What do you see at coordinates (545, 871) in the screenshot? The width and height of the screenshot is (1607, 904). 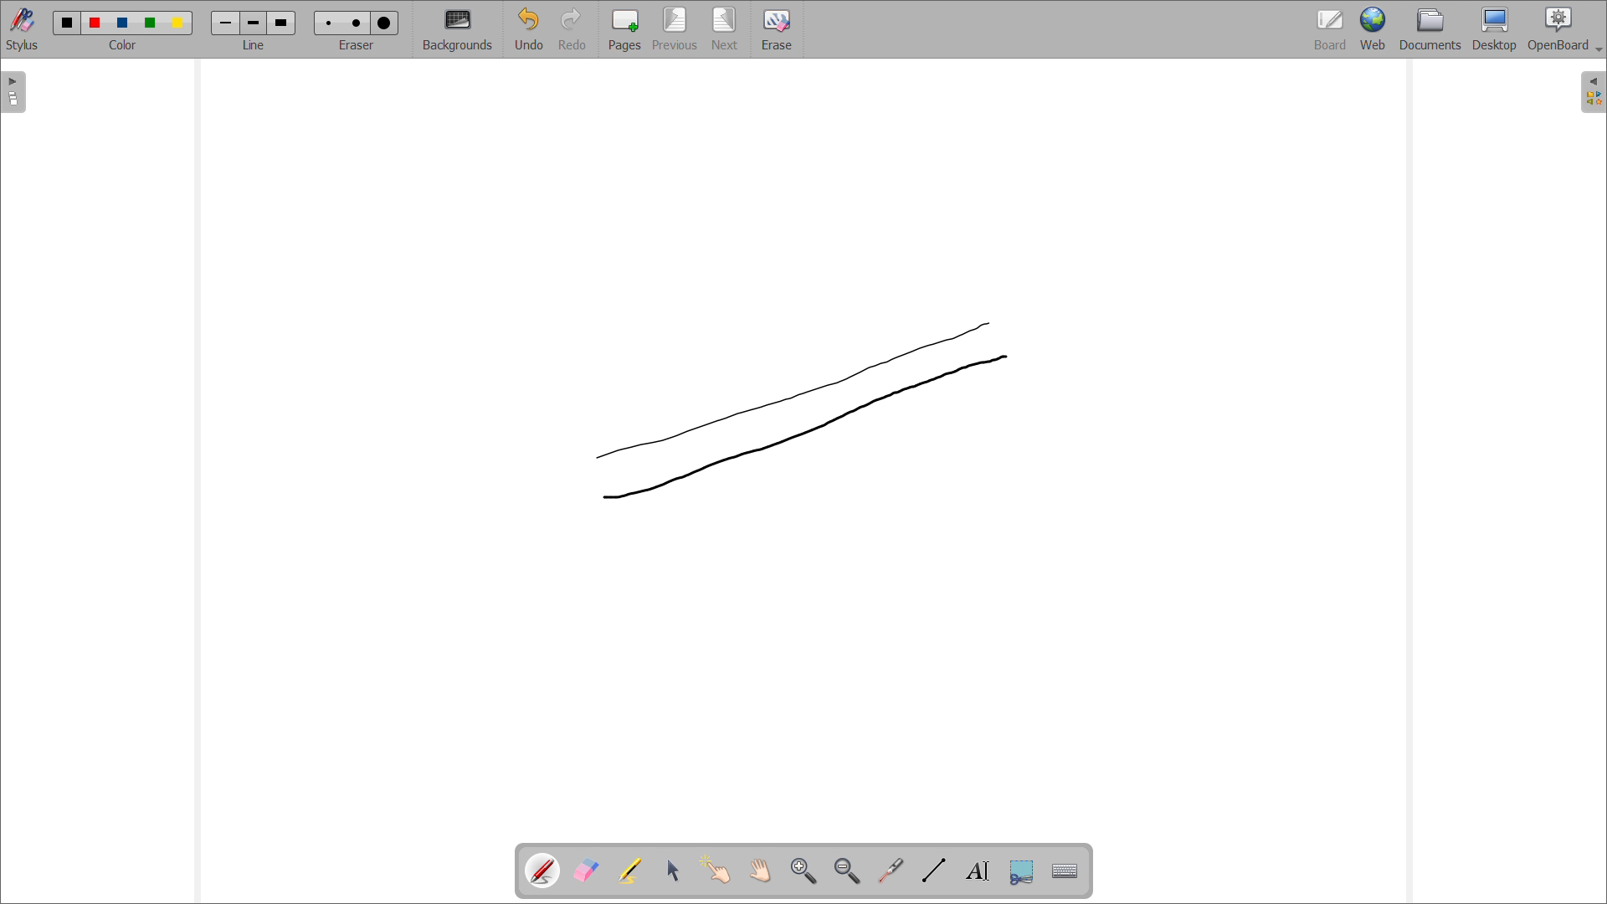 I see `pen tool` at bounding box center [545, 871].